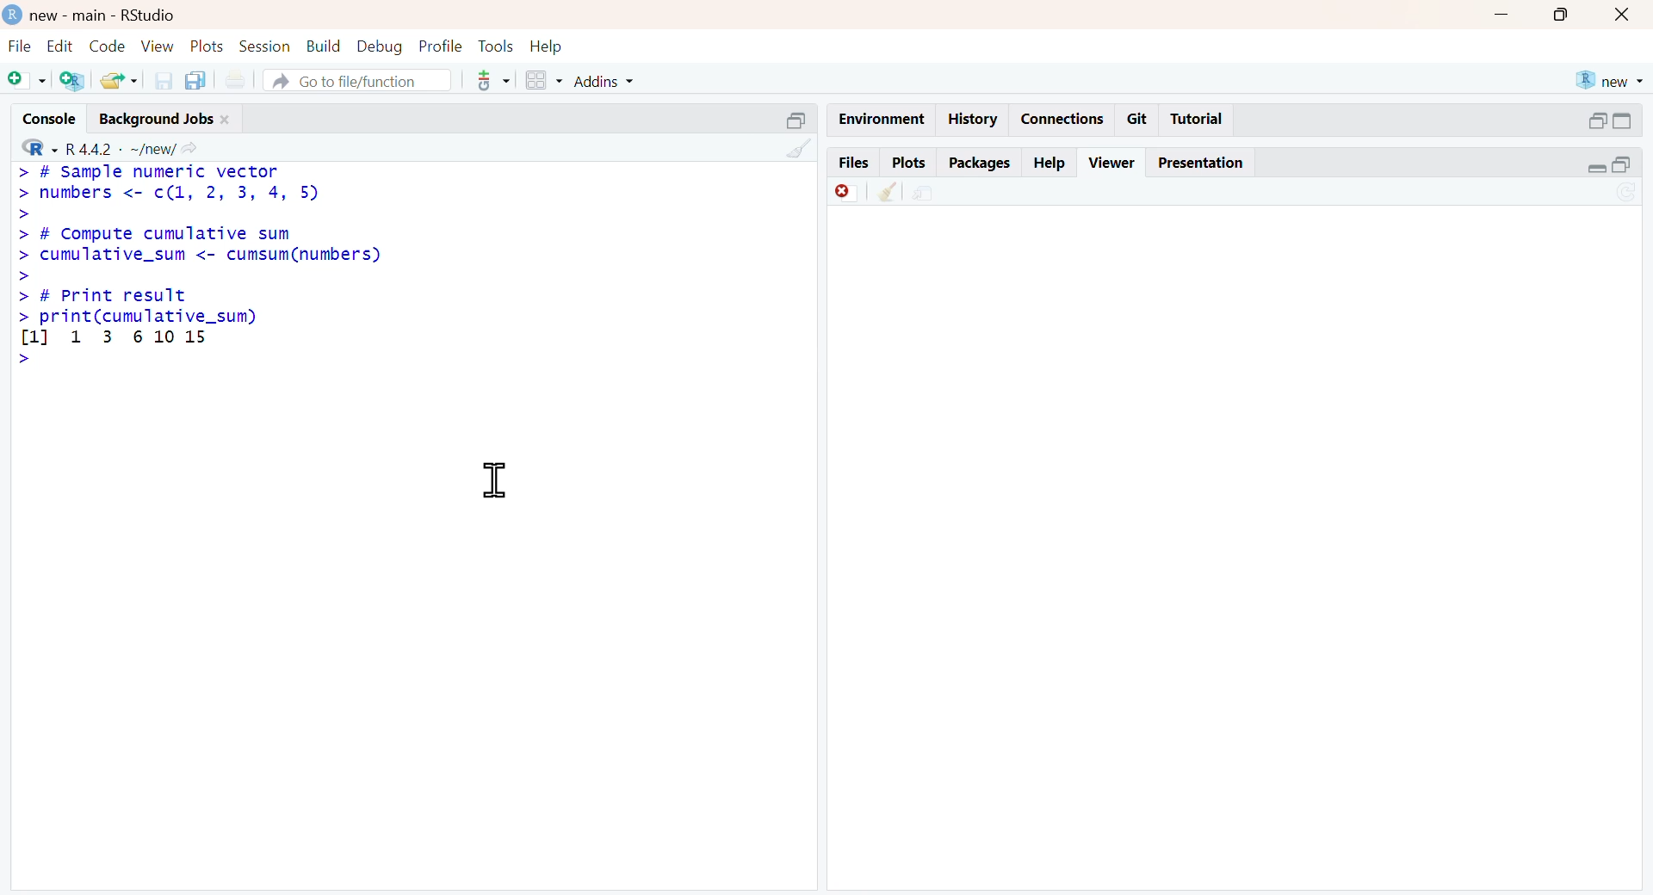 This screenshot has width=1653, height=895. Describe the element at coordinates (226, 120) in the screenshot. I see `close` at that location.